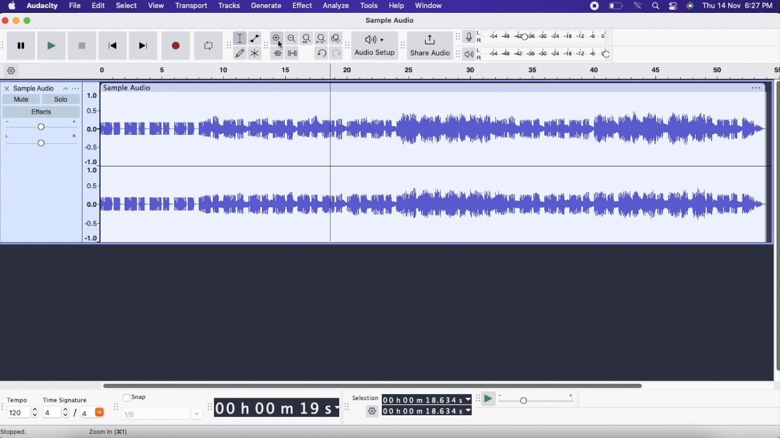 Image resolution: width=780 pixels, height=438 pixels. I want to click on Battery, so click(615, 6).